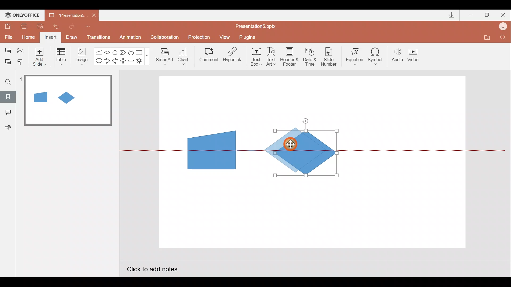  I want to click on Paste, so click(6, 61).